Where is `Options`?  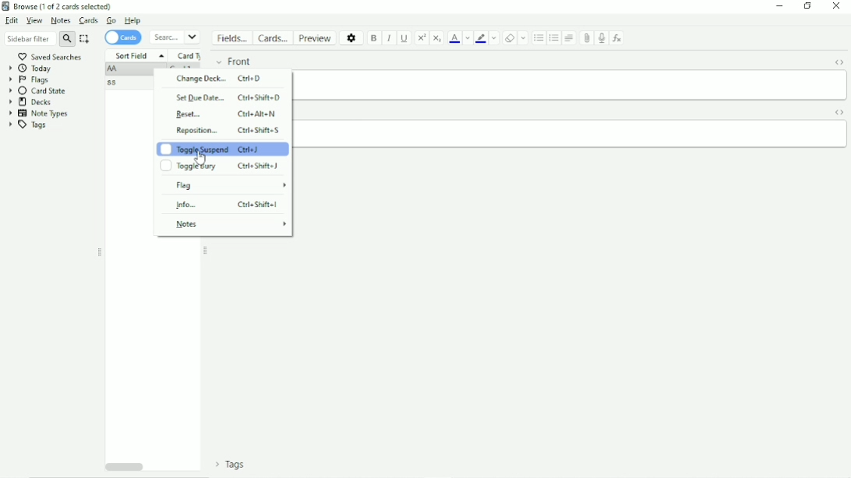
Options is located at coordinates (352, 37).